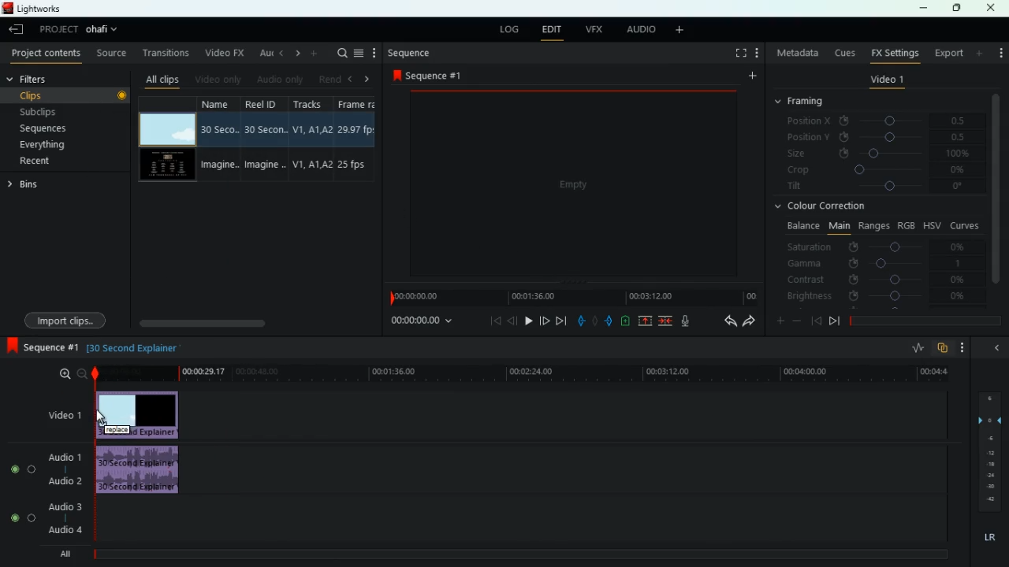  I want to click on back, so click(727, 322).